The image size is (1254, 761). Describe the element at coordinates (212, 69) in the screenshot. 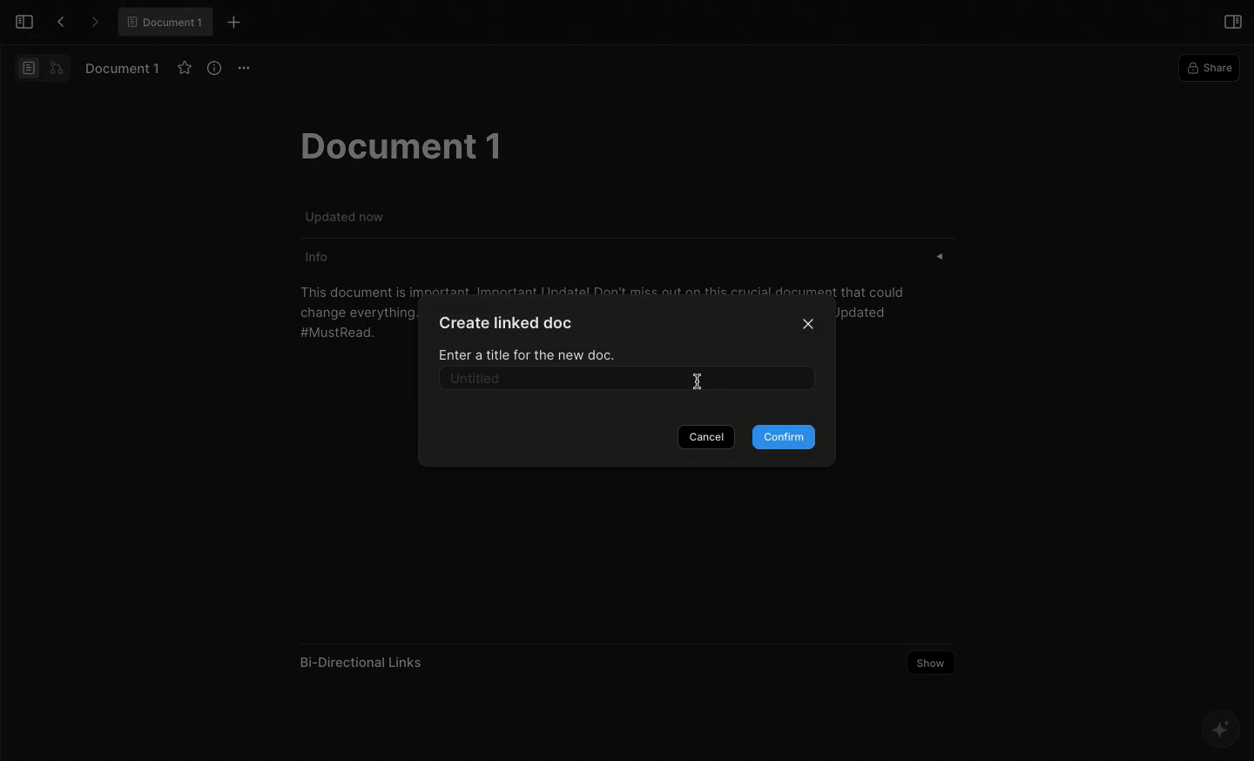

I see `View info` at that location.